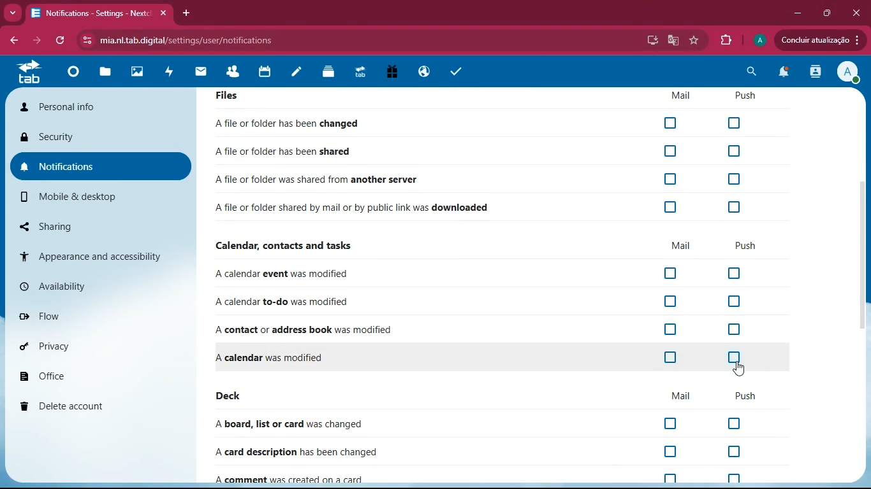 This screenshot has width=871, height=489. Describe the element at coordinates (95, 136) in the screenshot. I see `security` at that location.